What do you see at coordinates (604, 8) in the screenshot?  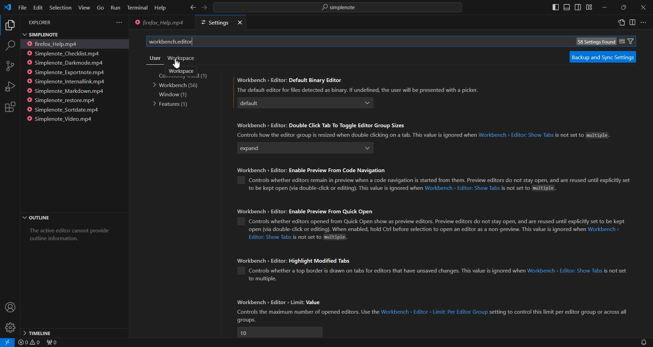 I see `Minimize` at bounding box center [604, 8].